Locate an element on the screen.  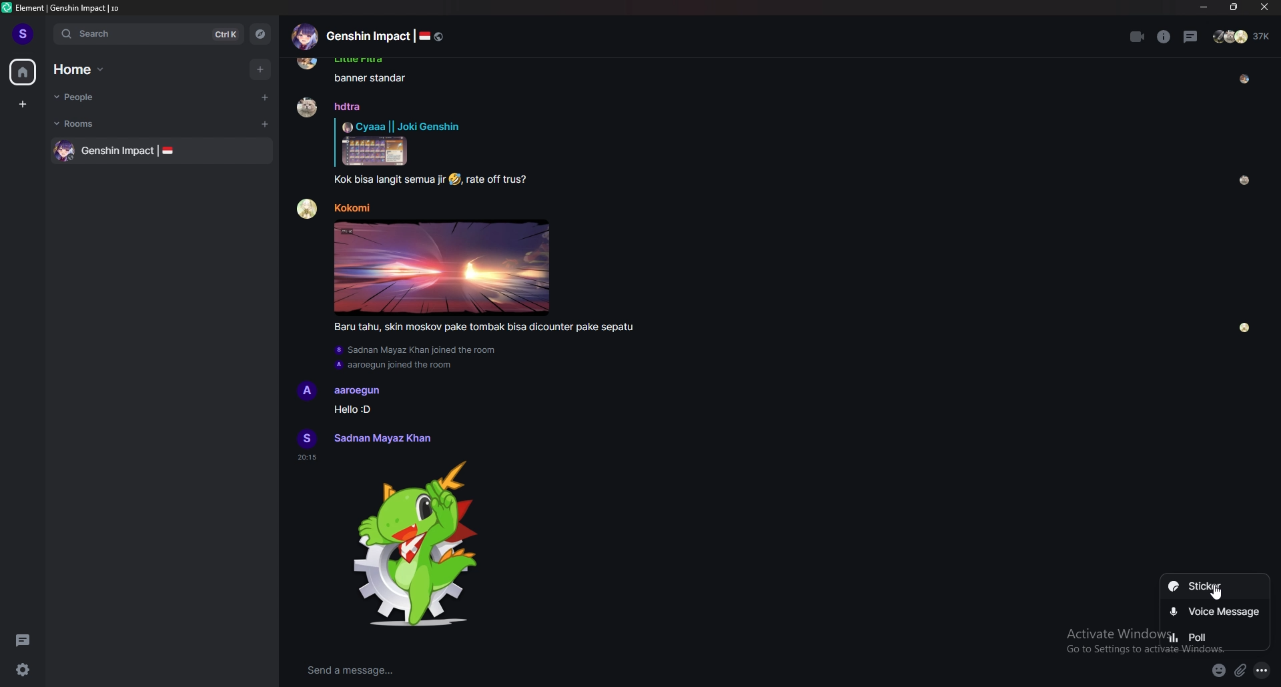
minimize is located at coordinates (1205, 8).